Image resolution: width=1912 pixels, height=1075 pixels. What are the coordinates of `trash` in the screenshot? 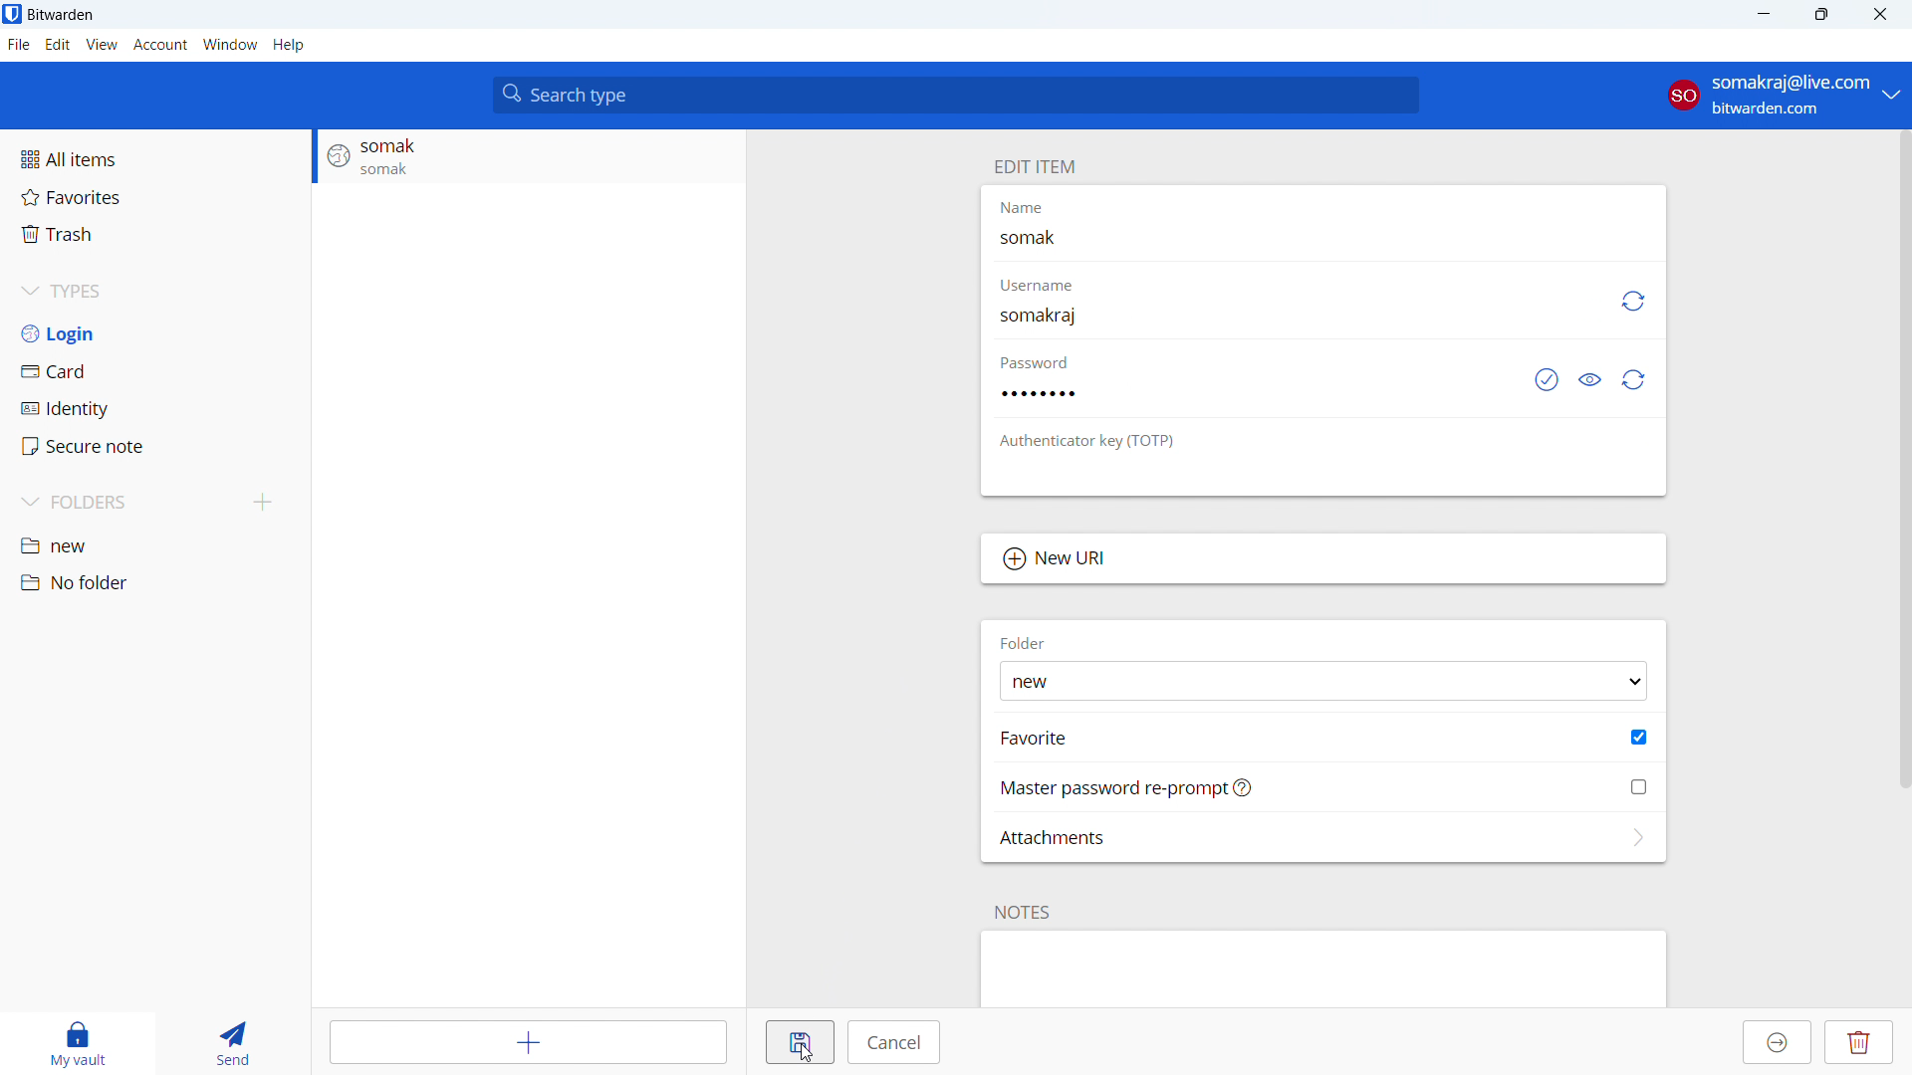 It's located at (155, 234).